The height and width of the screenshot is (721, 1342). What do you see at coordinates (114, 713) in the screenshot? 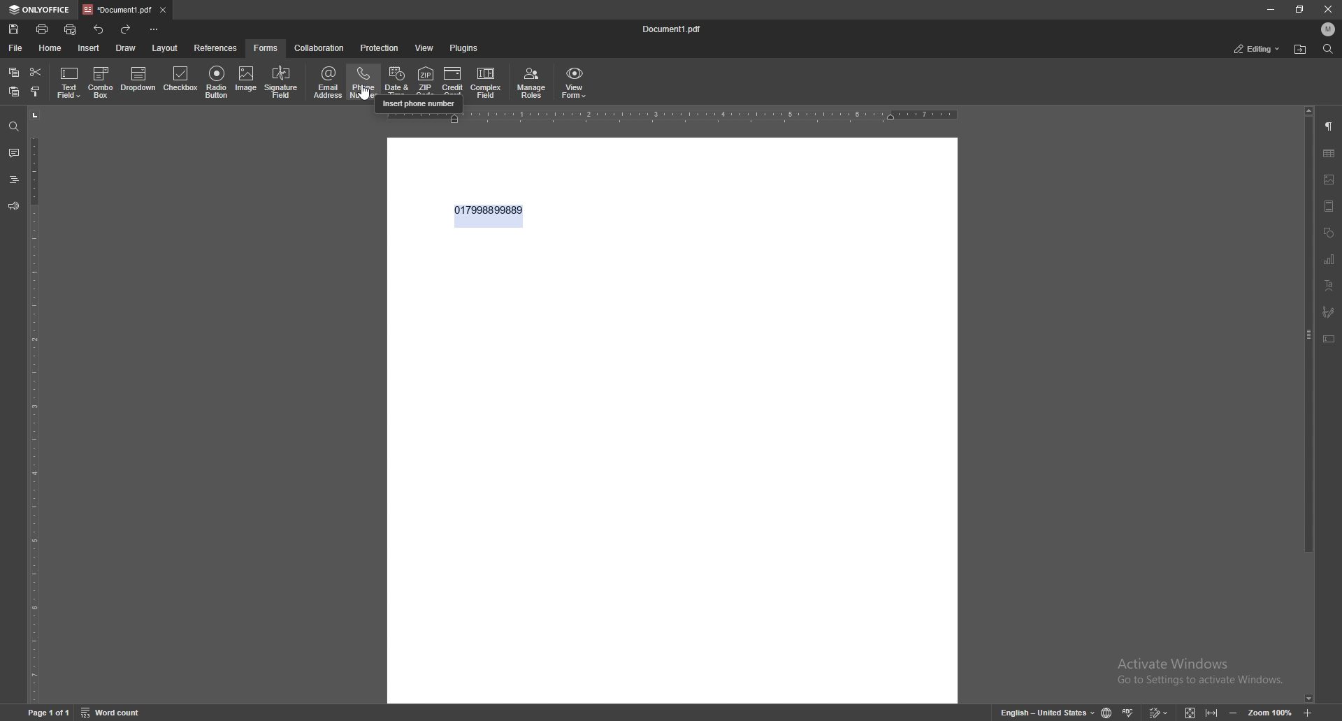
I see `word count` at bounding box center [114, 713].